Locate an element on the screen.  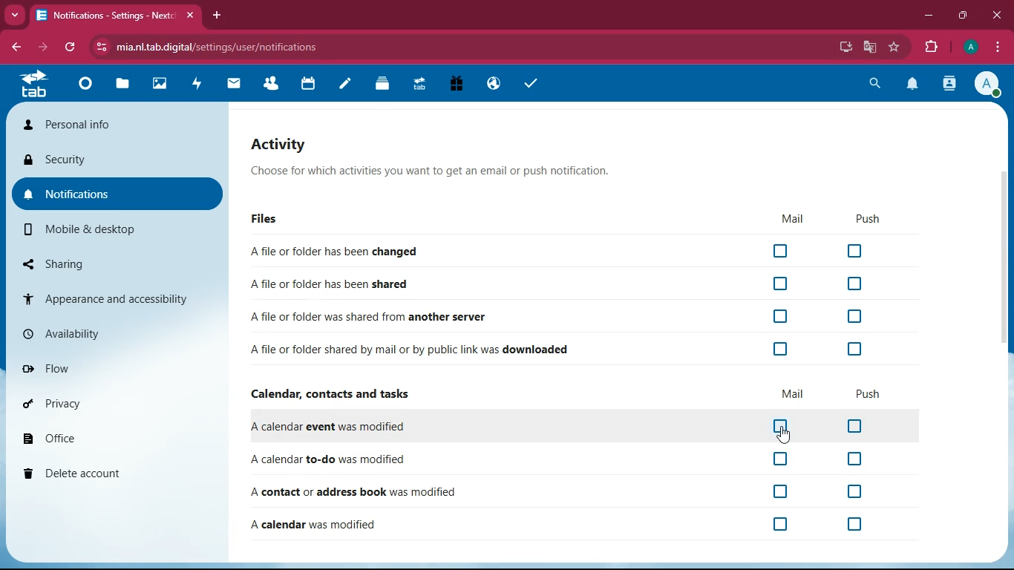
activity is located at coordinates (286, 145).